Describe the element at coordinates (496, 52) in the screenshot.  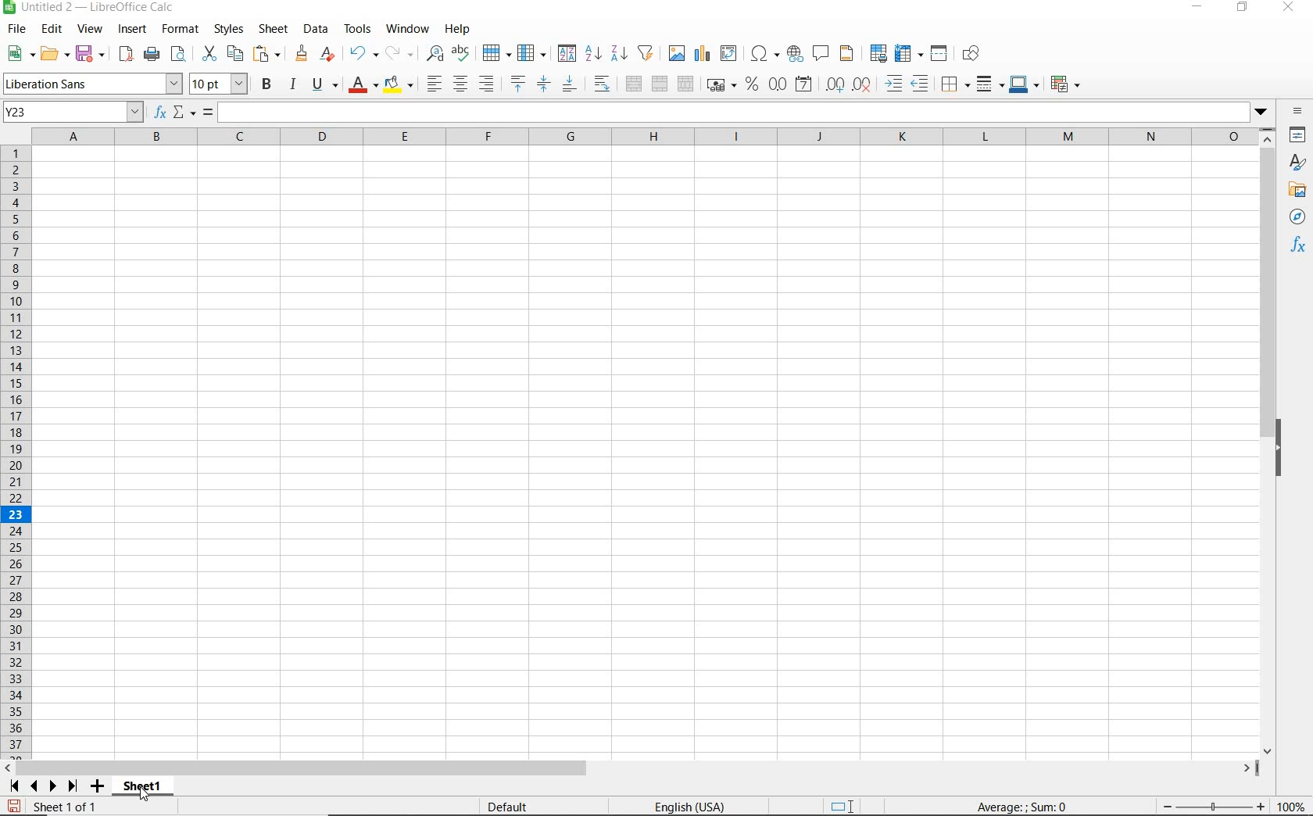
I see `ROW` at that location.